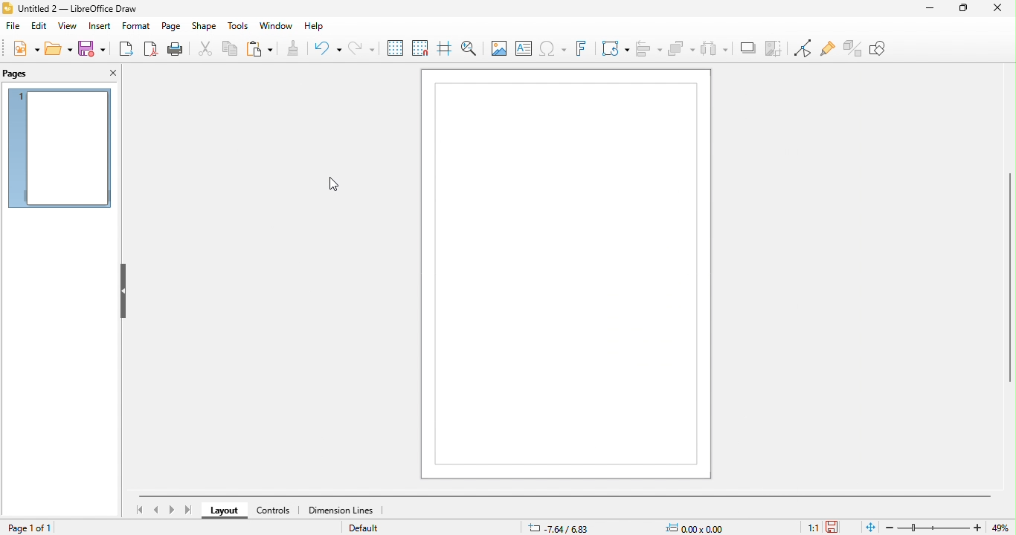 This screenshot has width=1016, height=535. I want to click on image, so click(498, 49).